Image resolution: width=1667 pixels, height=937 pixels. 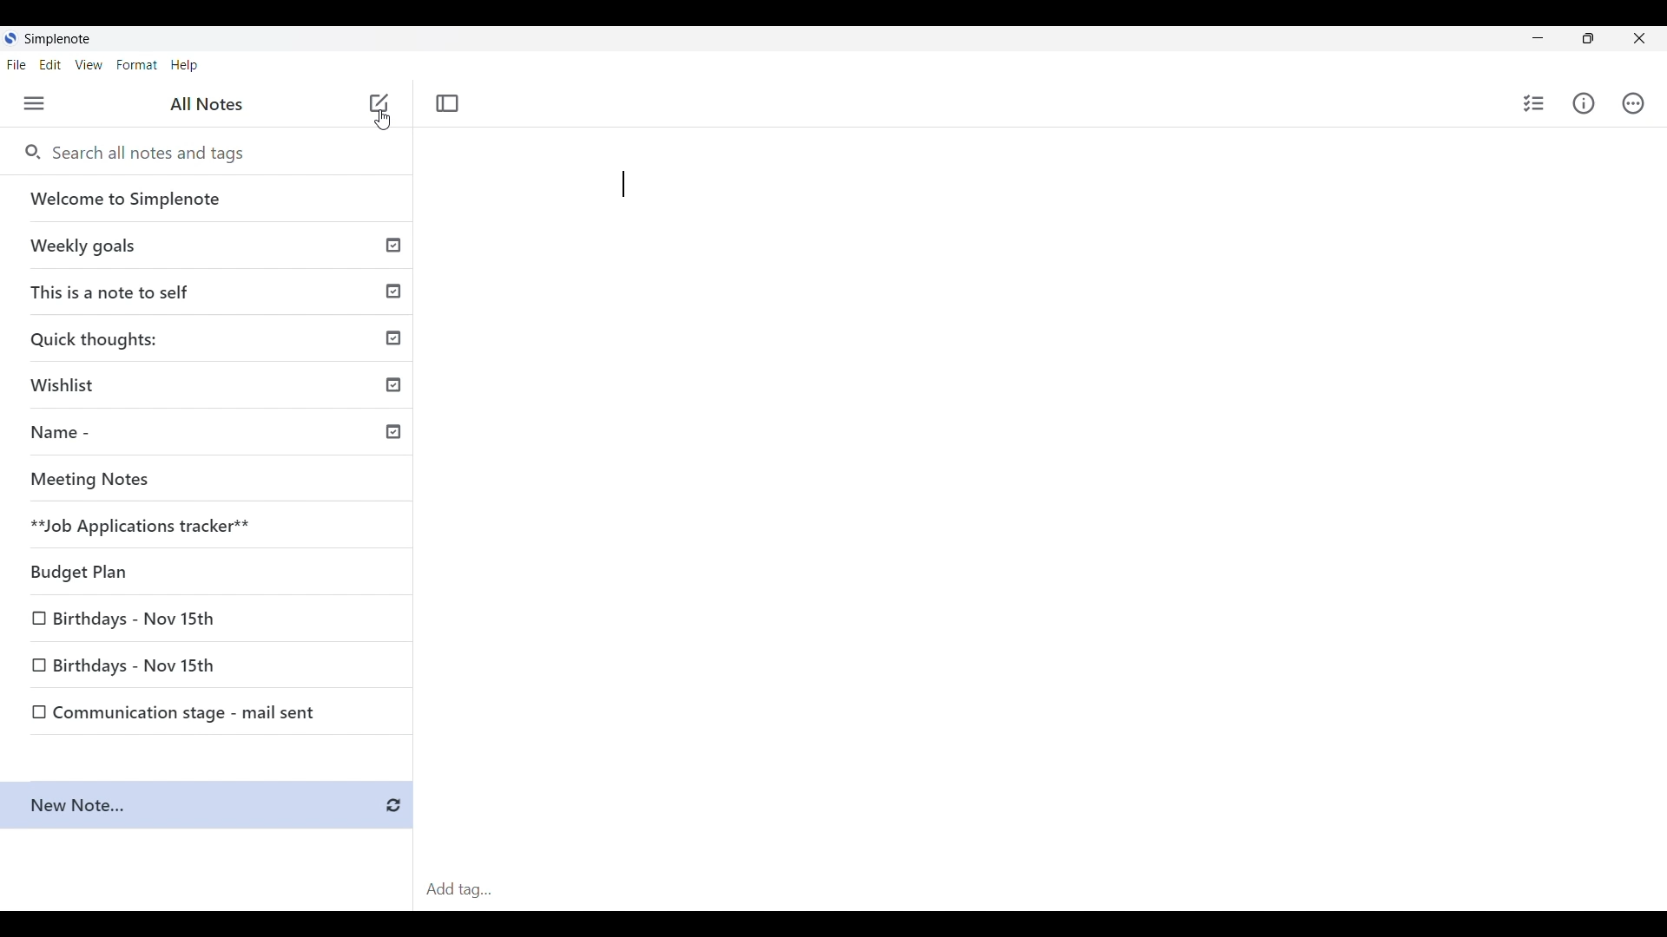 I want to click on Welcome to Simplenote, so click(x=212, y=200).